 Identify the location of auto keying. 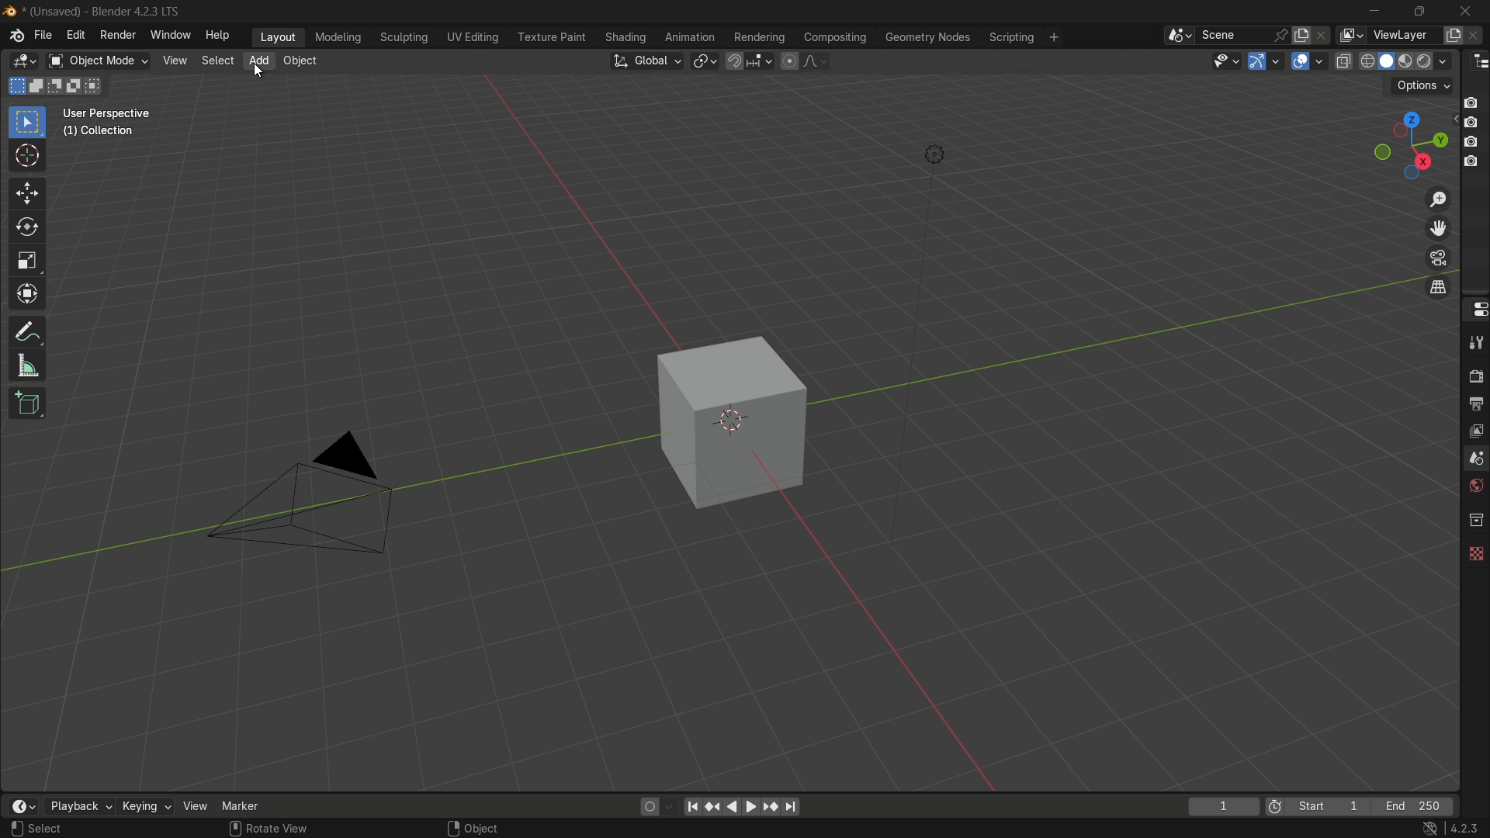
(660, 805).